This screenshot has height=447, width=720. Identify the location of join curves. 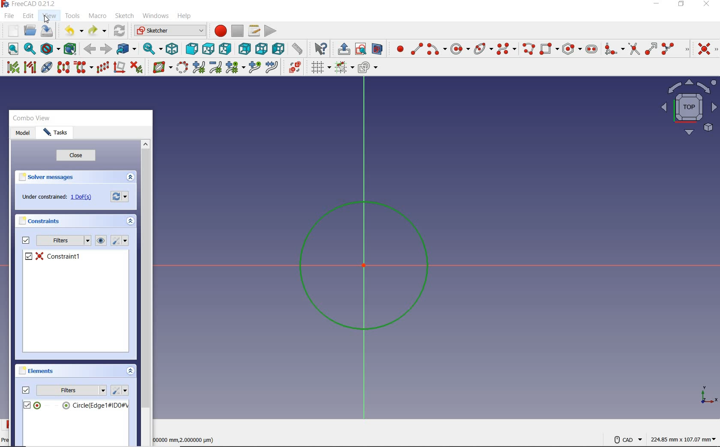
(271, 67).